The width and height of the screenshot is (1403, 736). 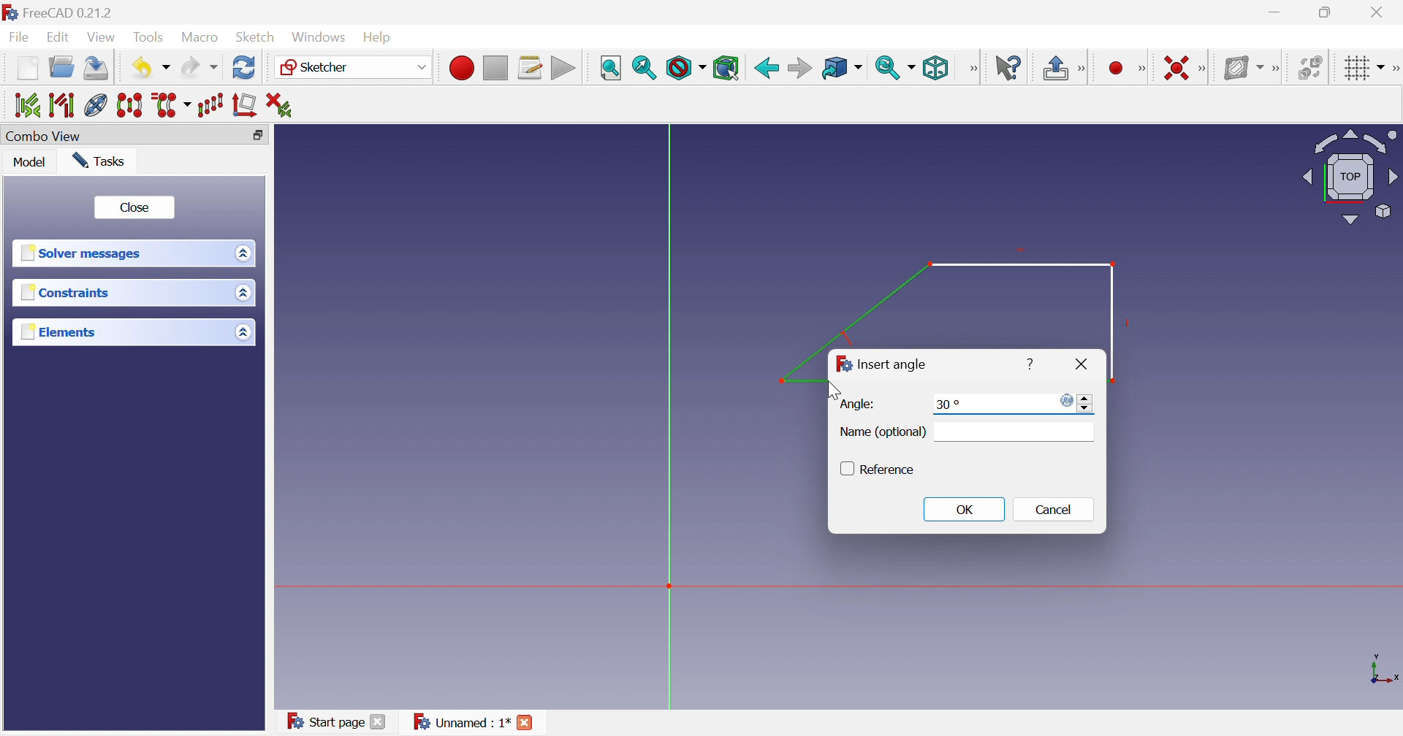 What do you see at coordinates (765, 66) in the screenshot?
I see `Back` at bounding box center [765, 66].